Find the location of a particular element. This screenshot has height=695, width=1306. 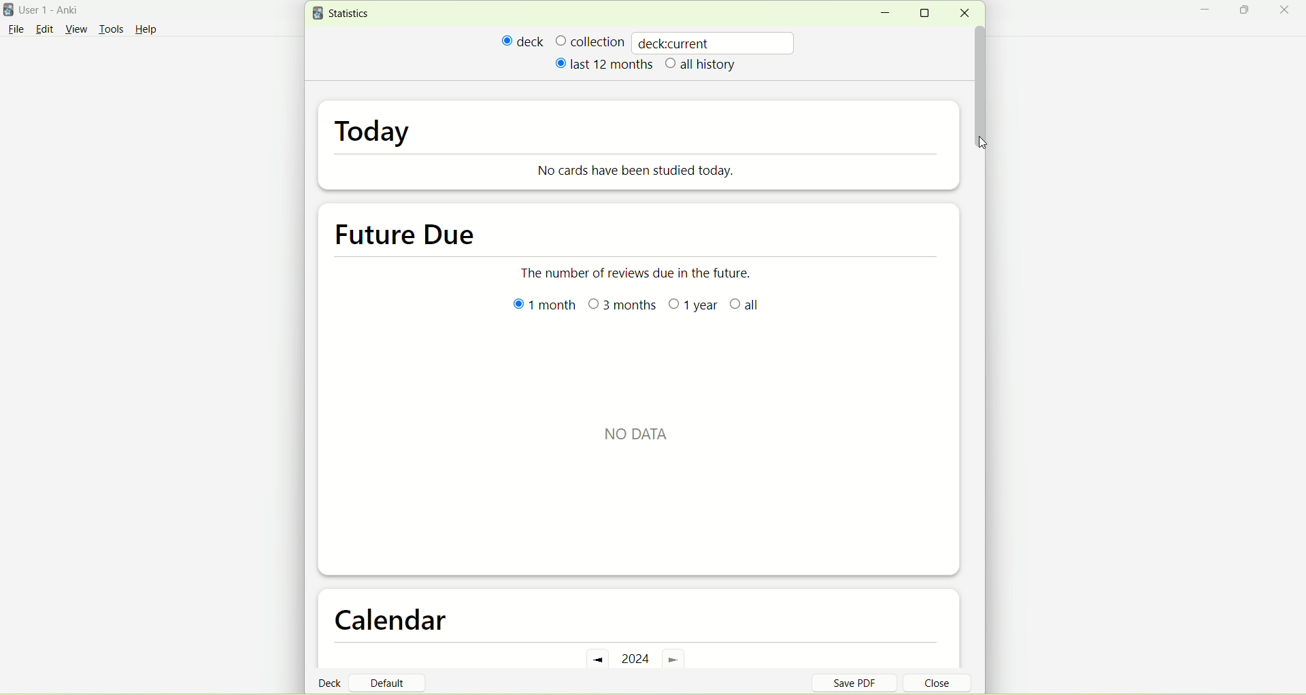

1 year is located at coordinates (693, 306).